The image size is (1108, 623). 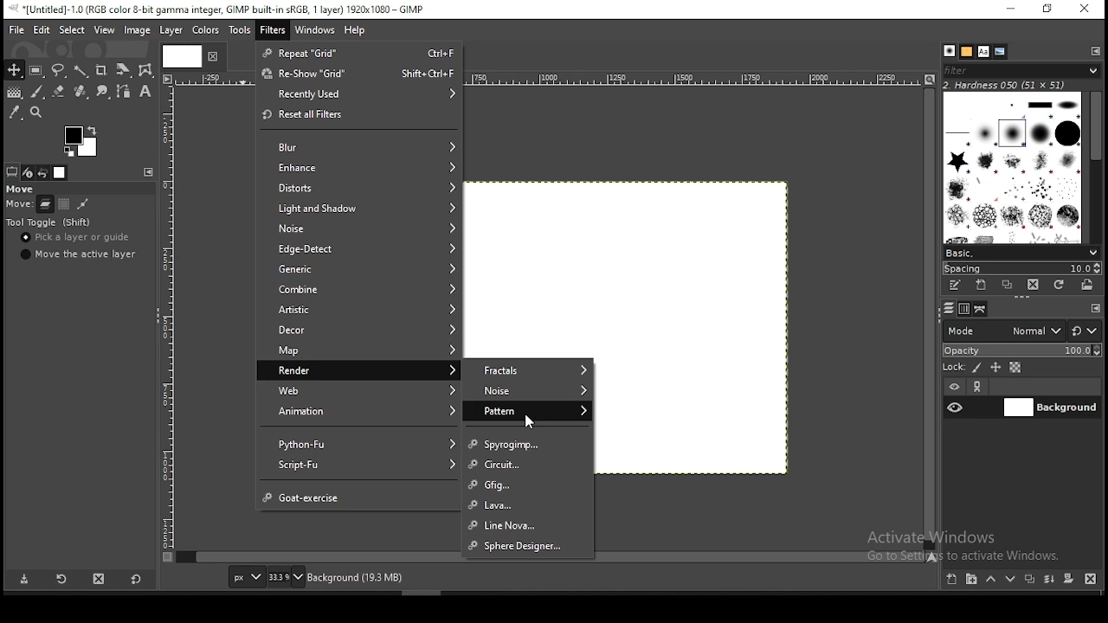 What do you see at coordinates (82, 205) in the screenshot?
I see `move paths` at bounding box center [82, 205].